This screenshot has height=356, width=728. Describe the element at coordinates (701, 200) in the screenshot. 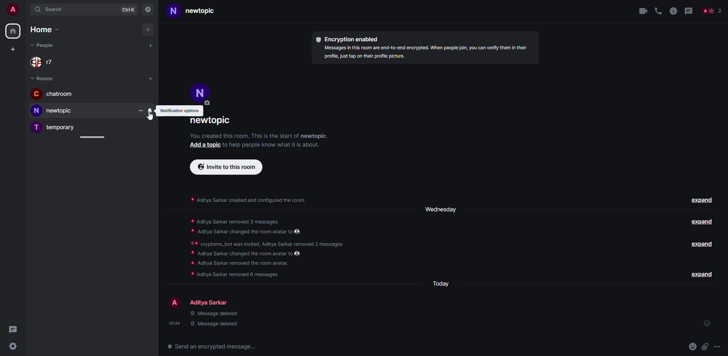

I see `expand` at that location.